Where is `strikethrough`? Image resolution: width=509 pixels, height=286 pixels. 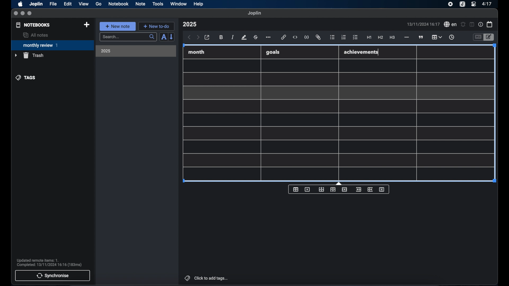 strikethrough is located at coordinates (255, 37).